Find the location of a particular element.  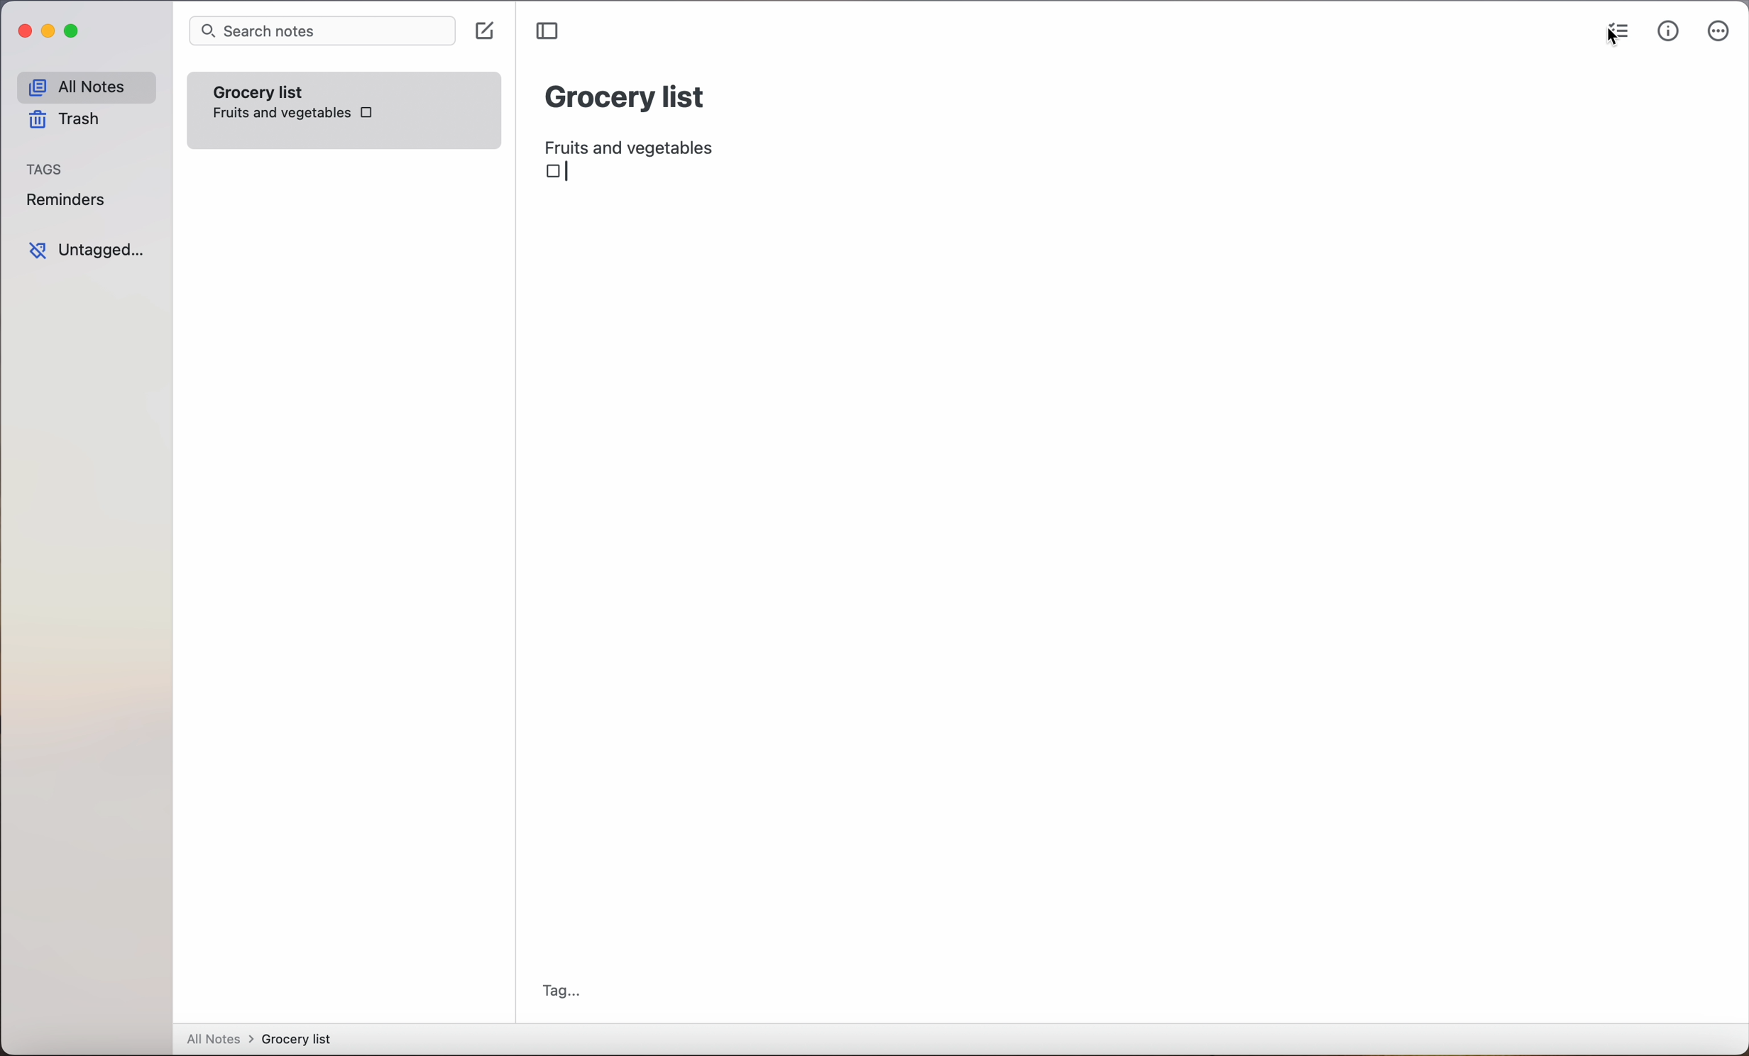

tags is located at coordinates (46, 170).